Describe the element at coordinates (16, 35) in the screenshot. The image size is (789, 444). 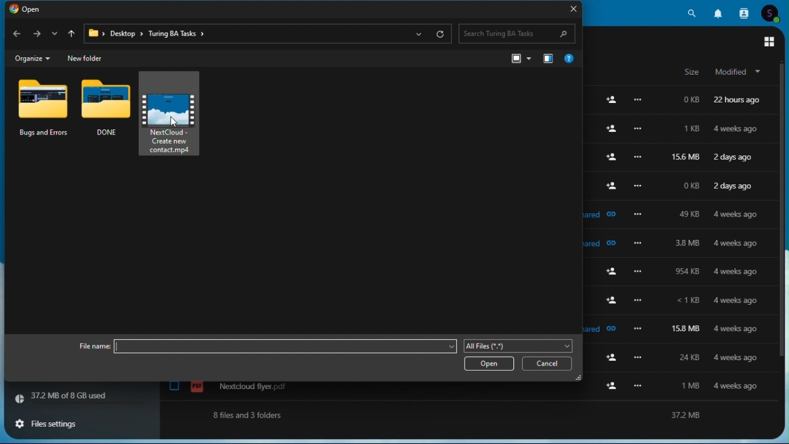
I see `back` at that location.